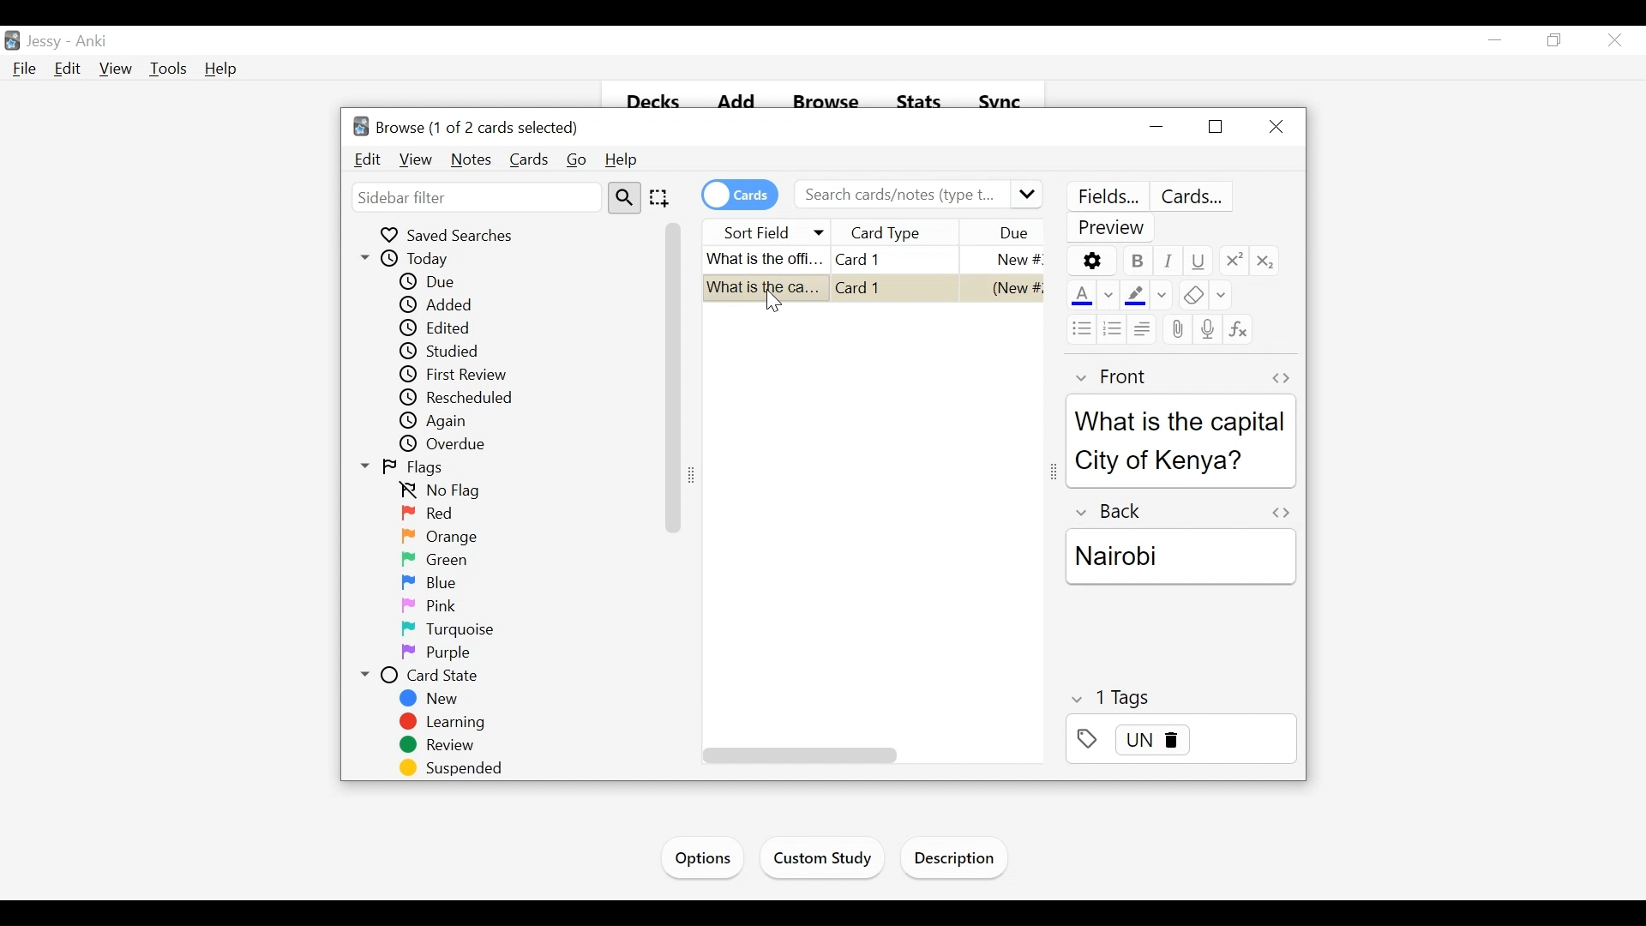 The width and height of the screenshot is (1646, 926). What do you see at coordinates (1198, 261) in the screenshot?
I see `Underline` at bounding box center [1198, 261].